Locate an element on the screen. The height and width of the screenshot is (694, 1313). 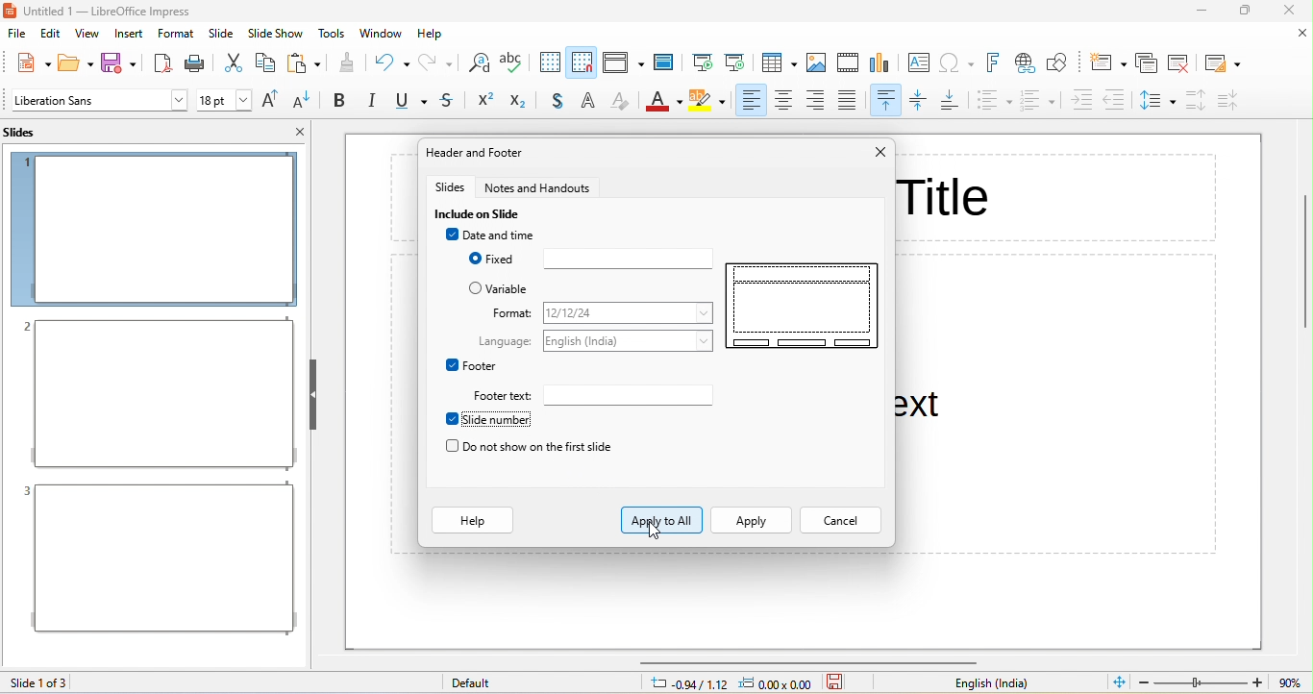
header and footer is located at coordinates (488, 154).